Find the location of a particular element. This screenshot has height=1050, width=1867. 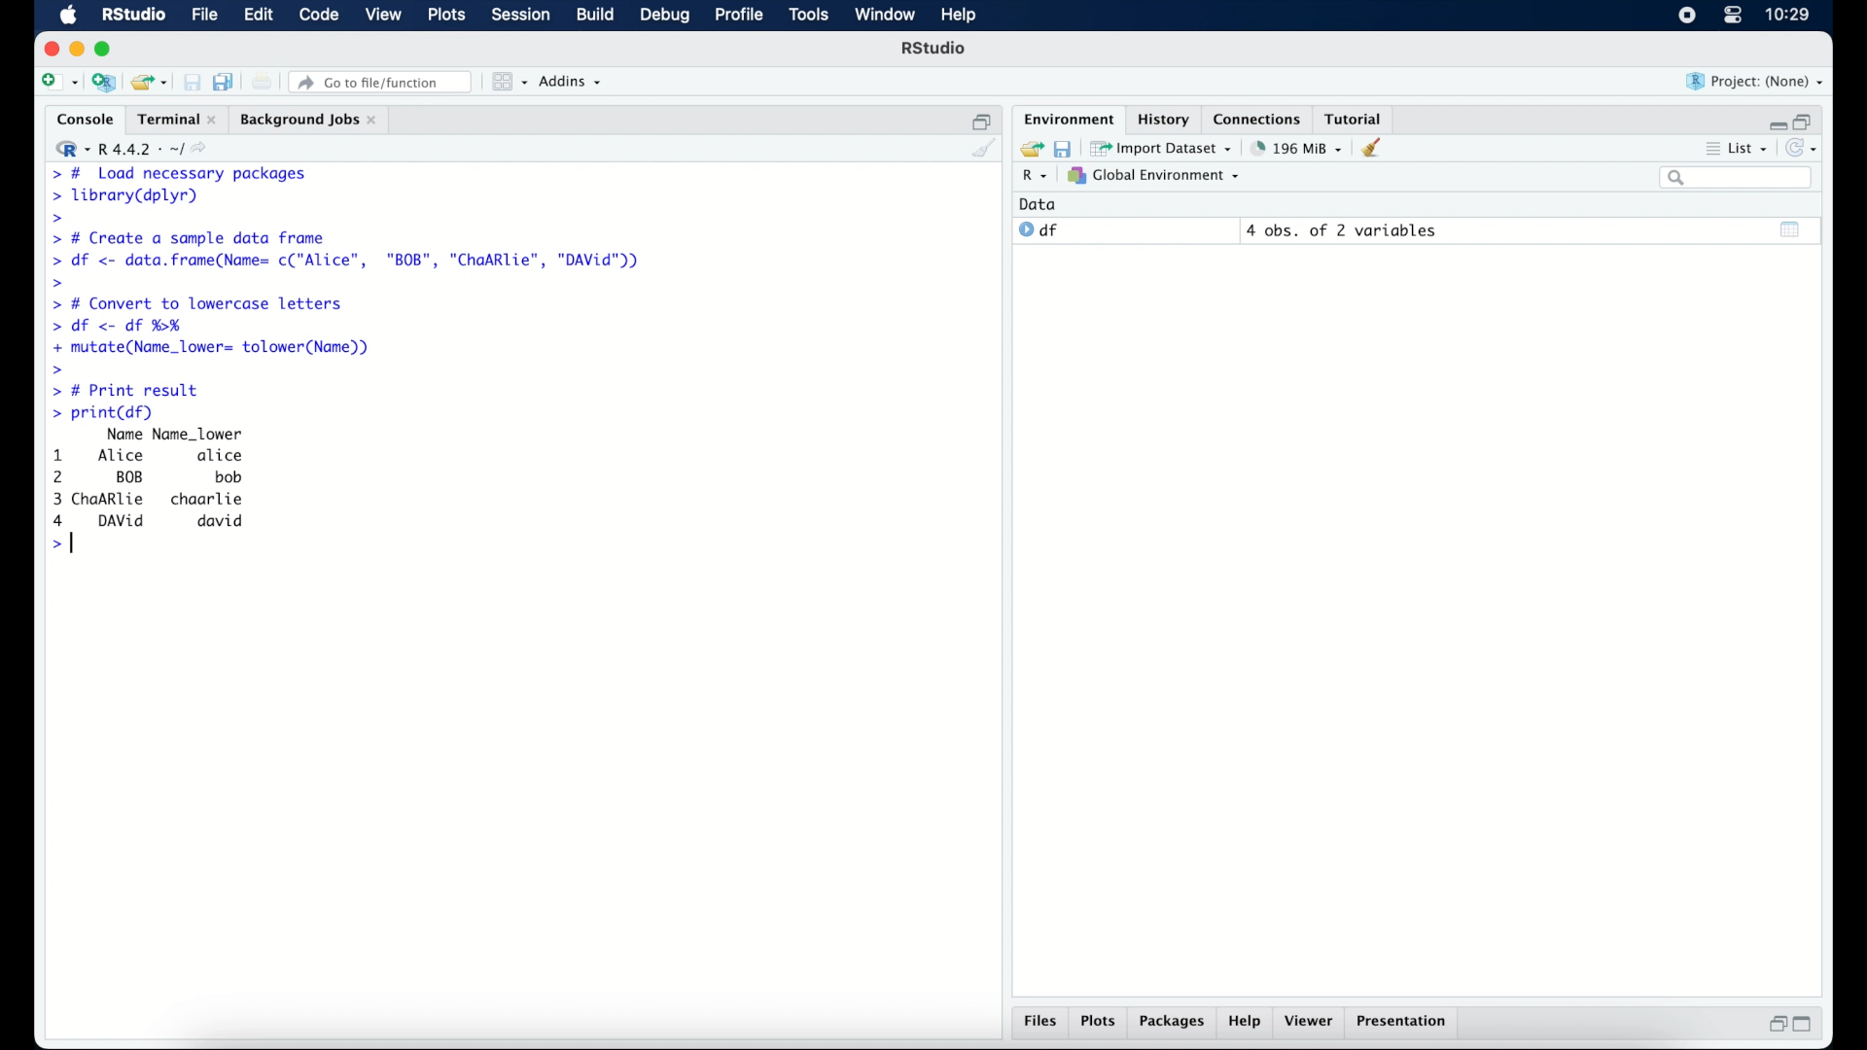

date is located at coordinates (1039, 203).